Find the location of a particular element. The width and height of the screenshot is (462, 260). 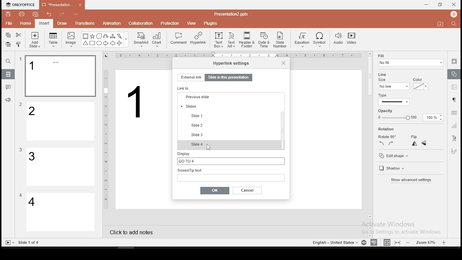

 is located at coordinates (334, 243).